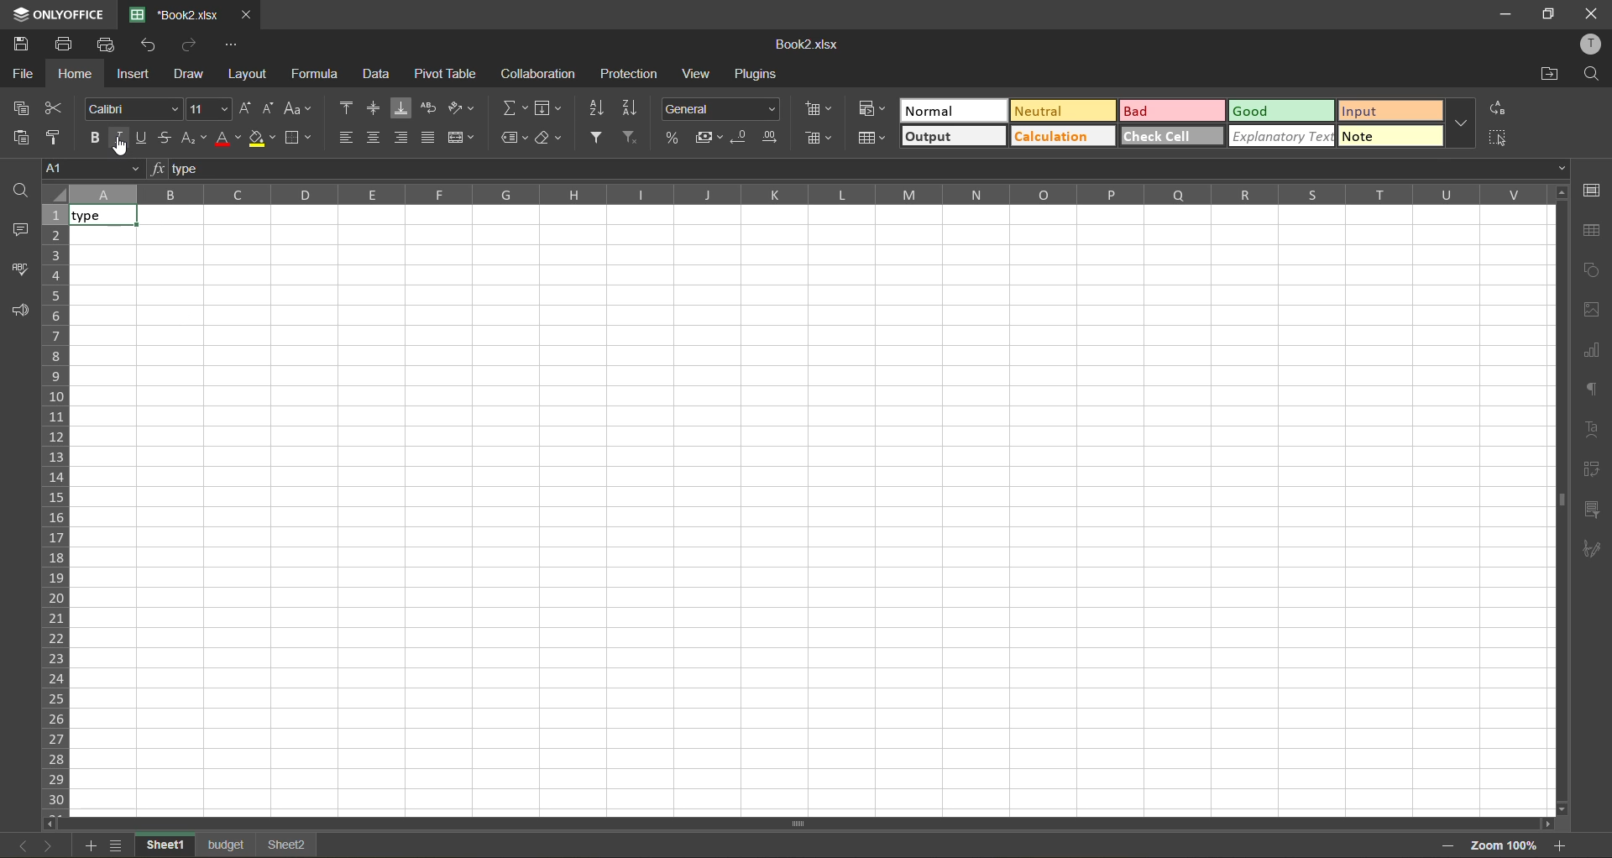 This screenshot has height=858, width=1612. What do you see at coordinates (724, 110) in the screenshot?
I see `number format` at bounding box center [724, 110].